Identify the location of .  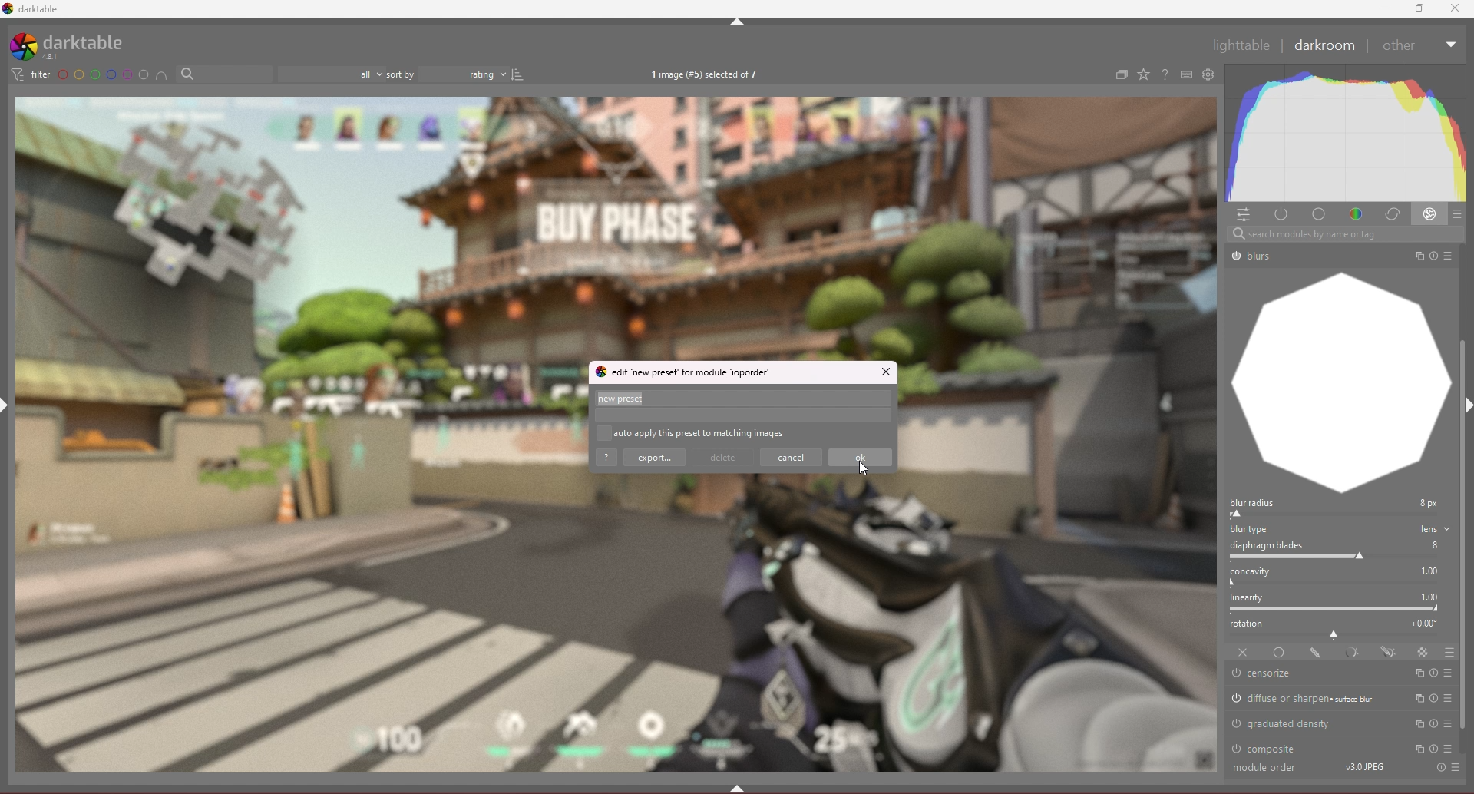
(1440, 768).